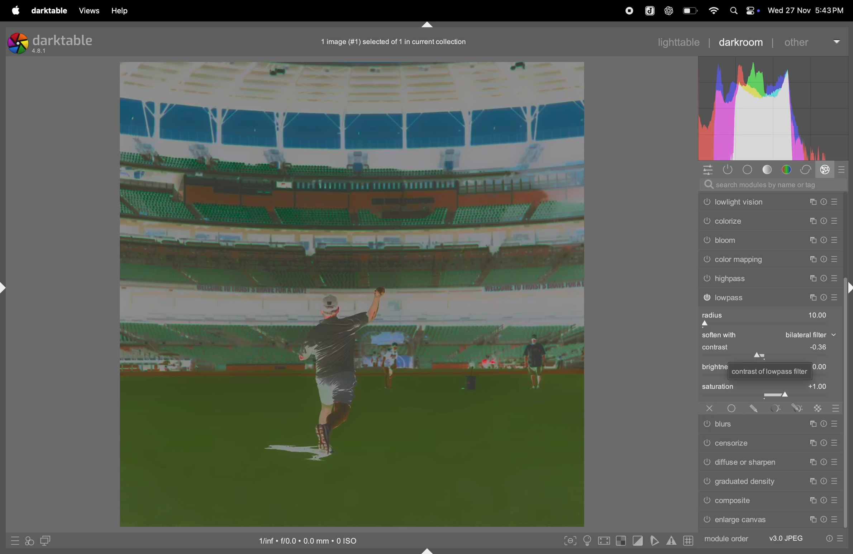 This screenshot has width=853, height=554. What do you see at coordinates (774, 538) in the screenshot?
I see `module order` at bounding box center [774, 538].